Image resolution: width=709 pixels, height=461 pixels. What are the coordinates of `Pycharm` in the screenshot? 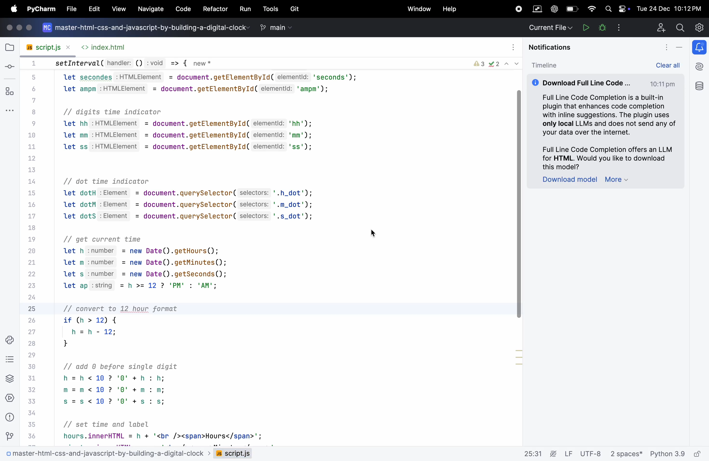 It's located at (41, 10).